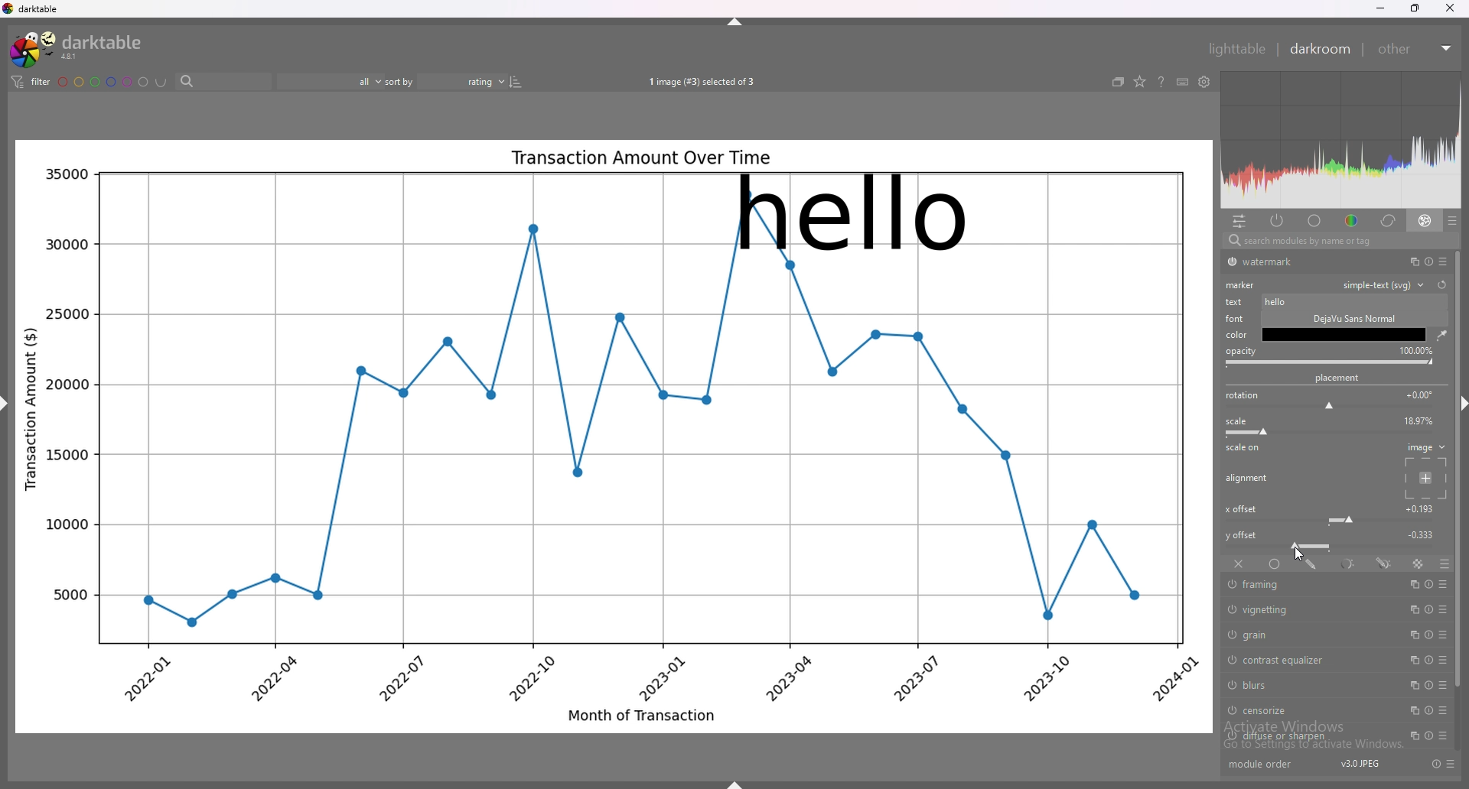  I want to click on reset, so click(1429, 710).